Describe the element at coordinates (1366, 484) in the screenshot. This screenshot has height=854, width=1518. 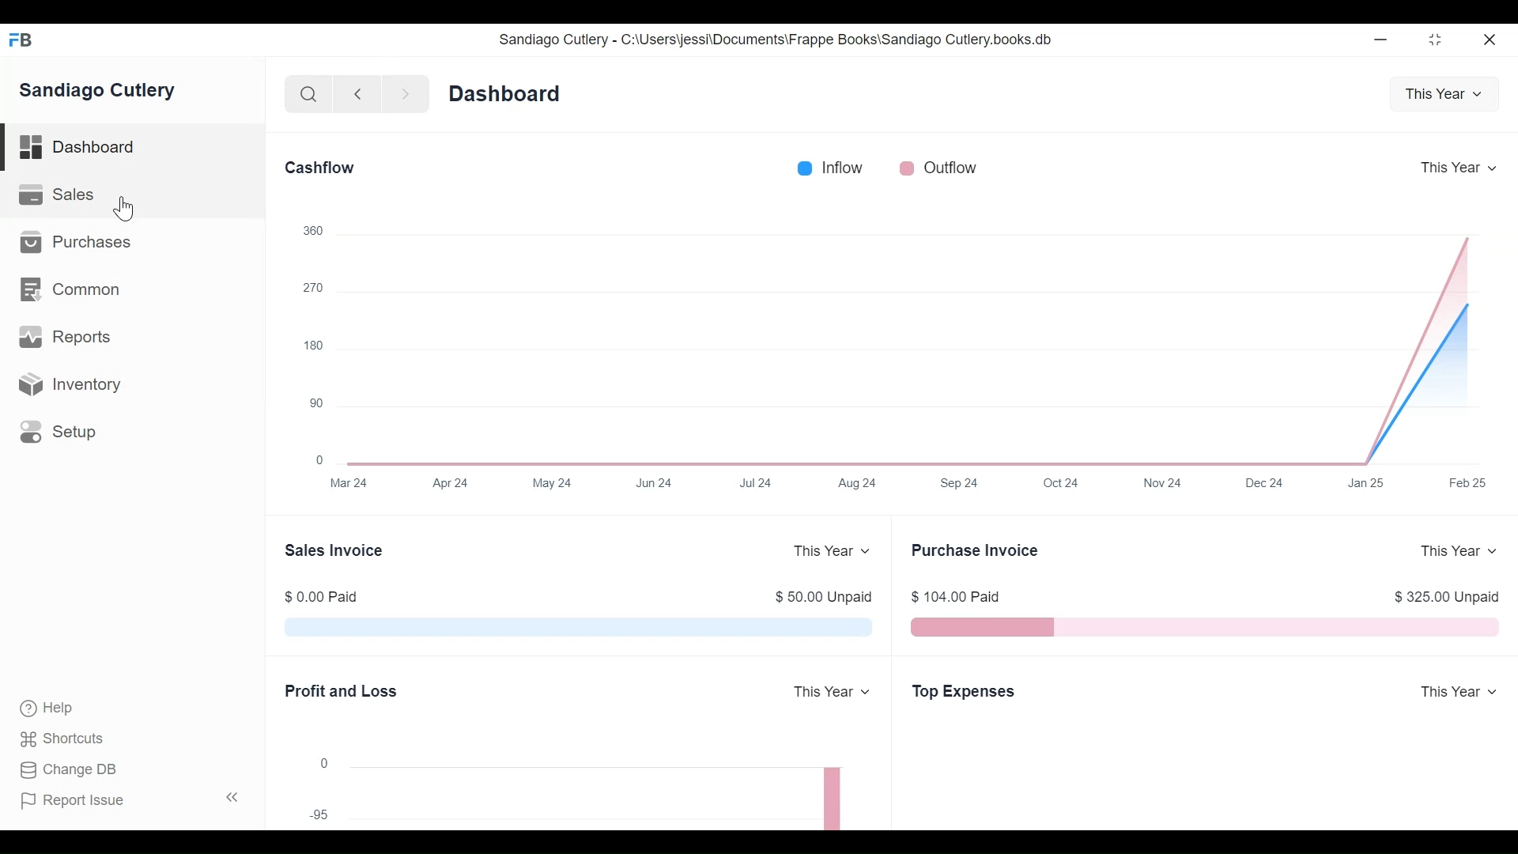
I see `Jan 25` at that location.